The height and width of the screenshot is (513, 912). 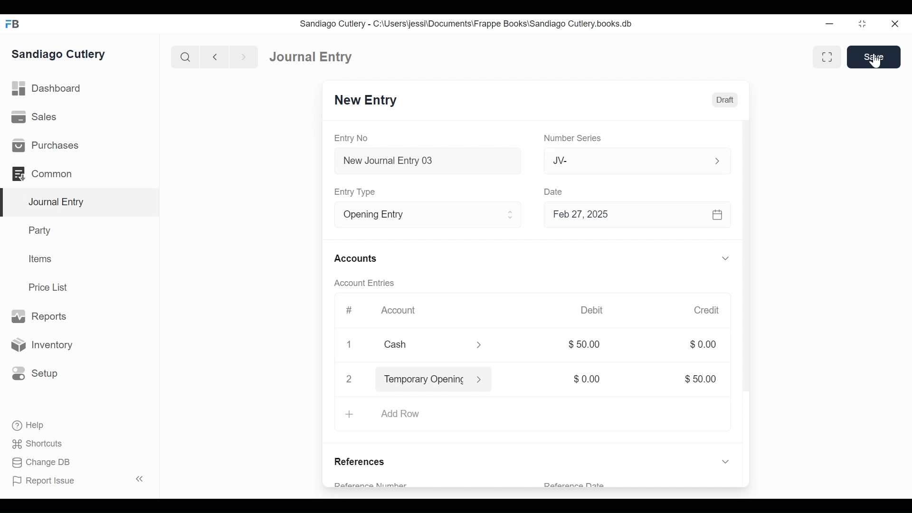 I want to click on Expand, so click(x=484, y=379).